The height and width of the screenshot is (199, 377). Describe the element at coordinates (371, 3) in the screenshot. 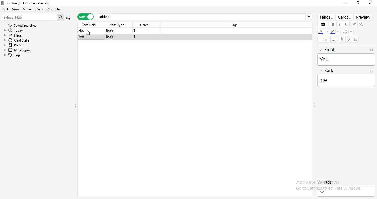

I see `close` at that location.